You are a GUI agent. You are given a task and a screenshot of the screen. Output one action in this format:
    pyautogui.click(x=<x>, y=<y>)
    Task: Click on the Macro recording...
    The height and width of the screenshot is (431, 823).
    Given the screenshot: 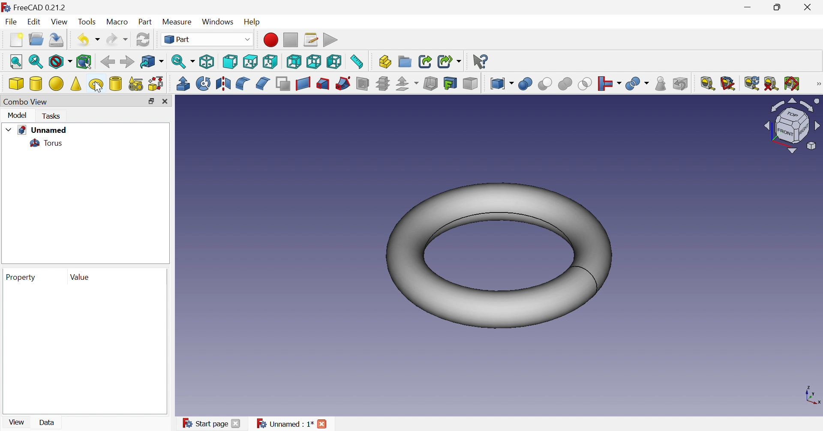 What is the action you would take?
    pyautogui.click(x=271, y=40)
    